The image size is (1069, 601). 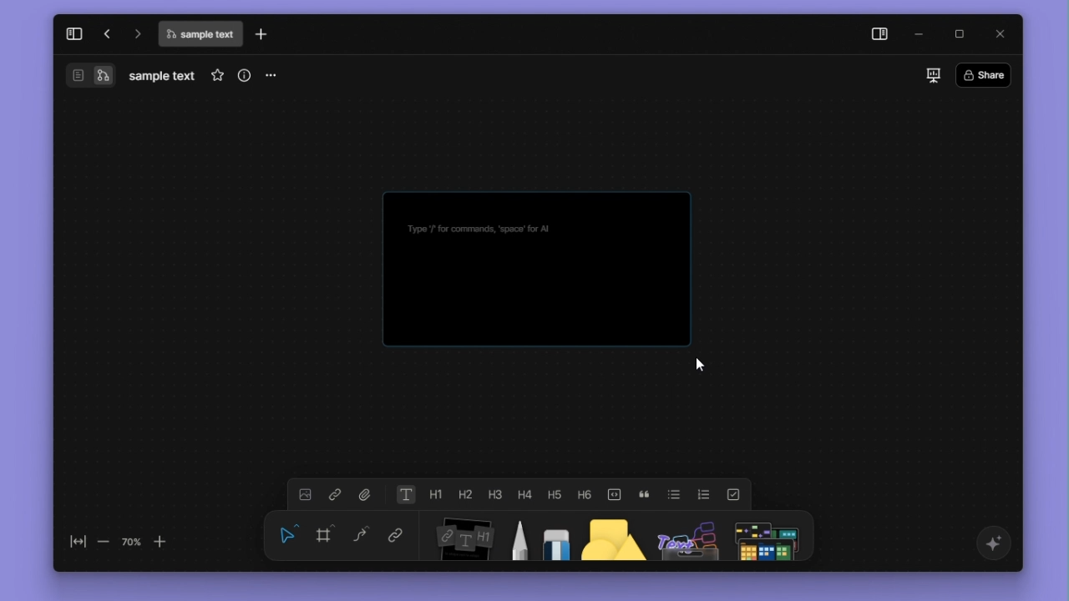 What do you see at coordinates (717, 369) in the screenshot?
I see `cursor` at bounding box center [717, 369].